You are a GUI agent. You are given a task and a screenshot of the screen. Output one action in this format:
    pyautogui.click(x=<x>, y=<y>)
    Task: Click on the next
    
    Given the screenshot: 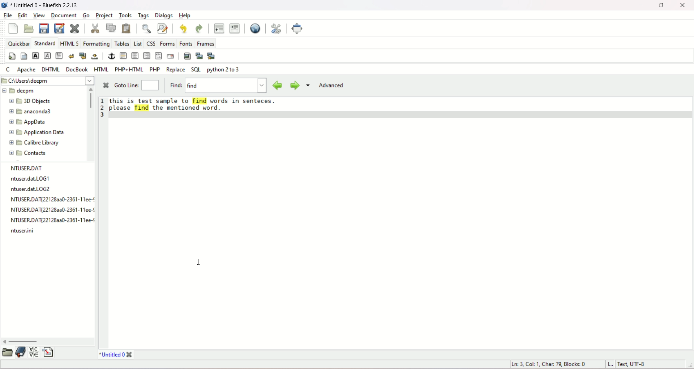 What is the action you would take?
    pyautogui.click(x=294, y=86)
    